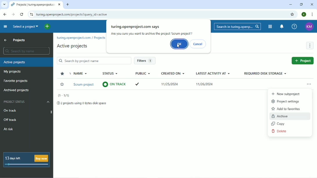 The image size is (317, 178). What do you see at coordinates (312, 4) in the screenshot?
I see `Close` at bounding box center [312, 4].